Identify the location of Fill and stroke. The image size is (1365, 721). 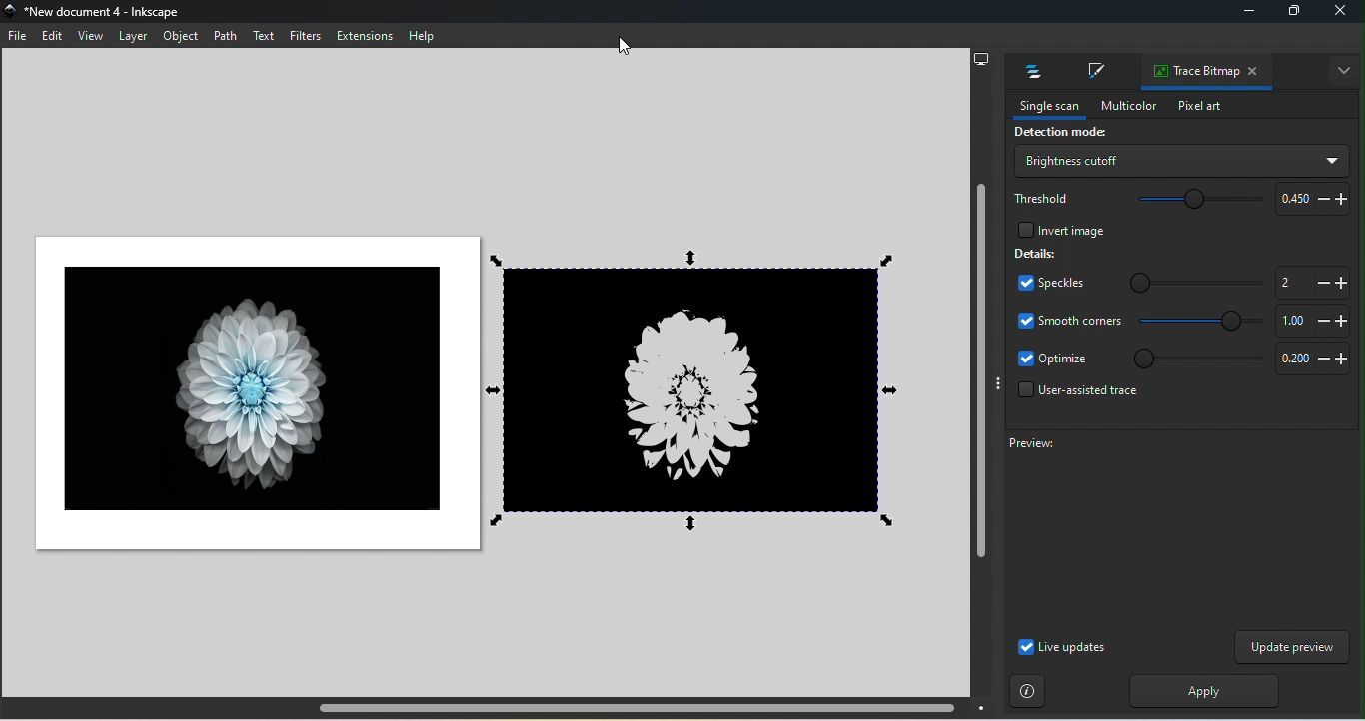
(1093, 73).